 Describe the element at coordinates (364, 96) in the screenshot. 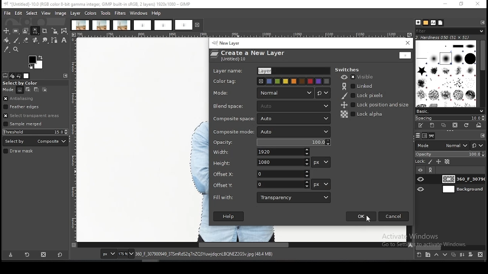

I see `lock pixels` at that location.